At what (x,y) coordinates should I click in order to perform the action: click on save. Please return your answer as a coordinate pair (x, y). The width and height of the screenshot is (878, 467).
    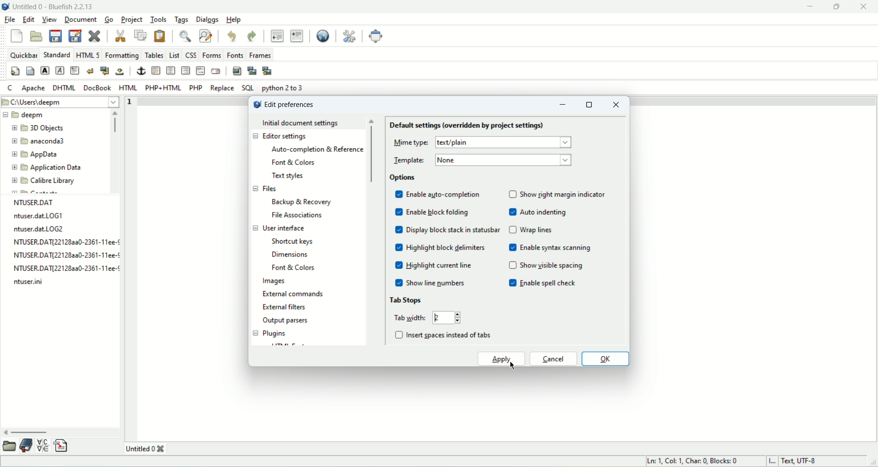
    Looking at the image, I should click on (55, 35).